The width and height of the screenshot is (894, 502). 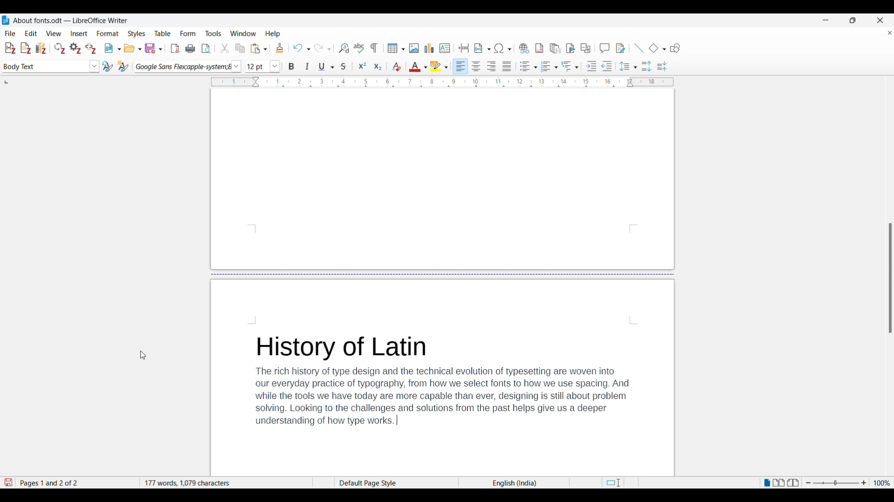 What do you see at coordinates (514, 483) in the screenshot?
I see `Current language` at bounding box center [514, 483].